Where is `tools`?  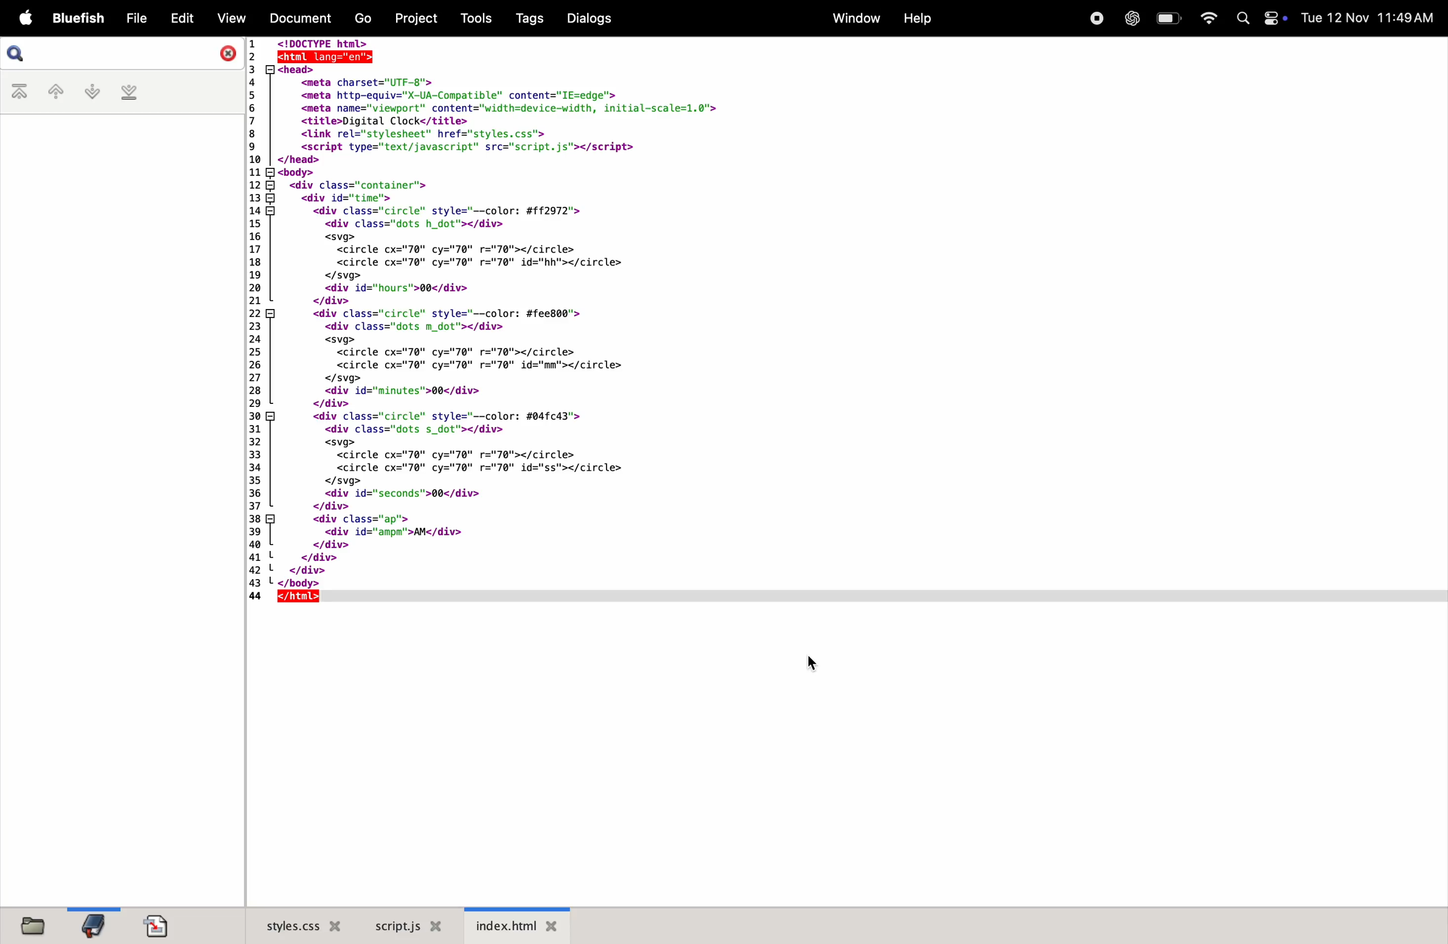
tools is located at coordinates (475, 18).